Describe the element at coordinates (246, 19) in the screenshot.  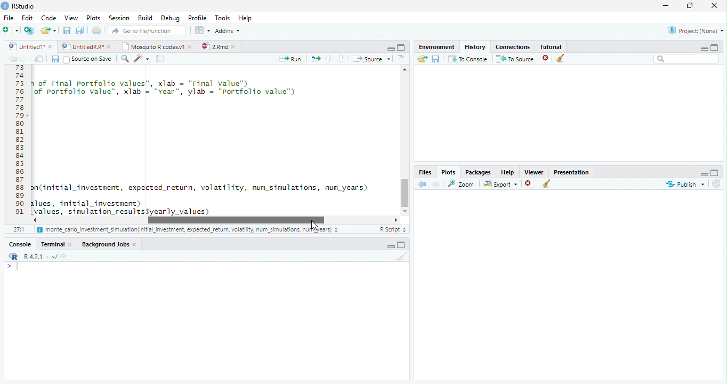
I see `Help` at that location.